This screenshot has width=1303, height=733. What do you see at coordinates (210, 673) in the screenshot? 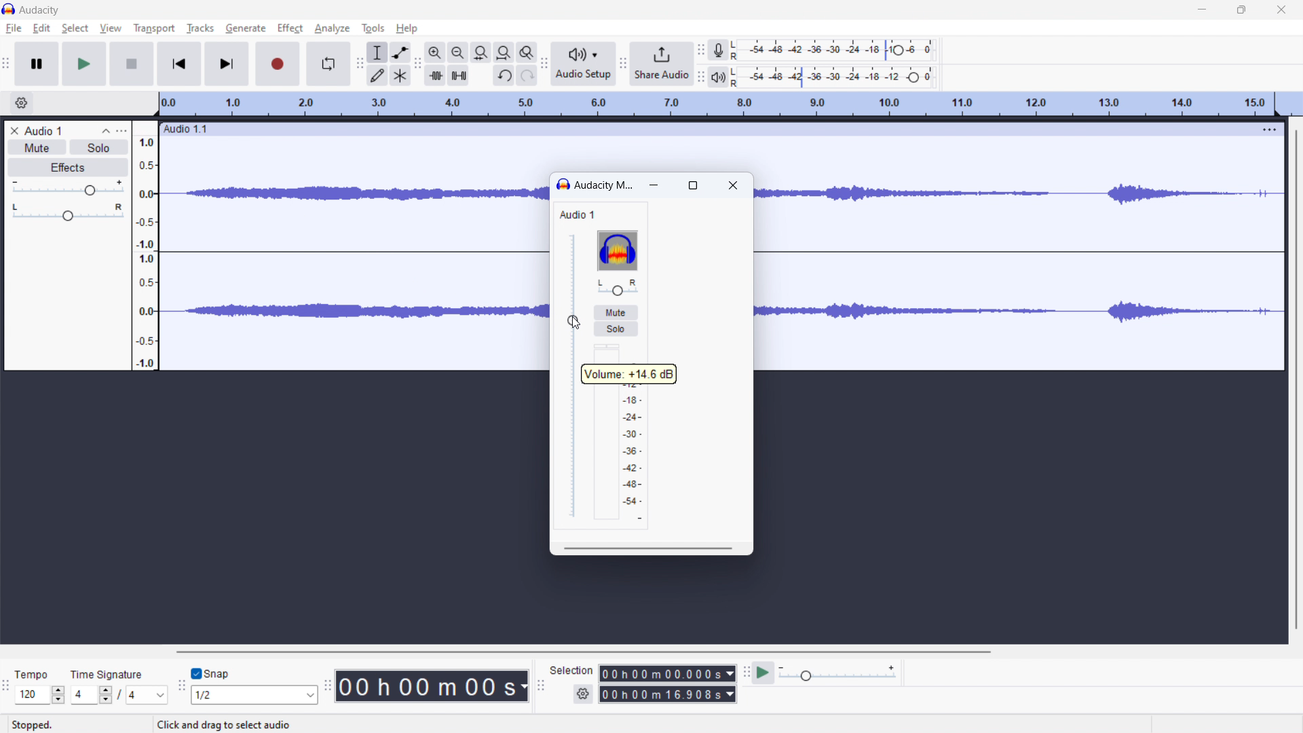
I see `toggle snap` at bounding box center [210, 673].